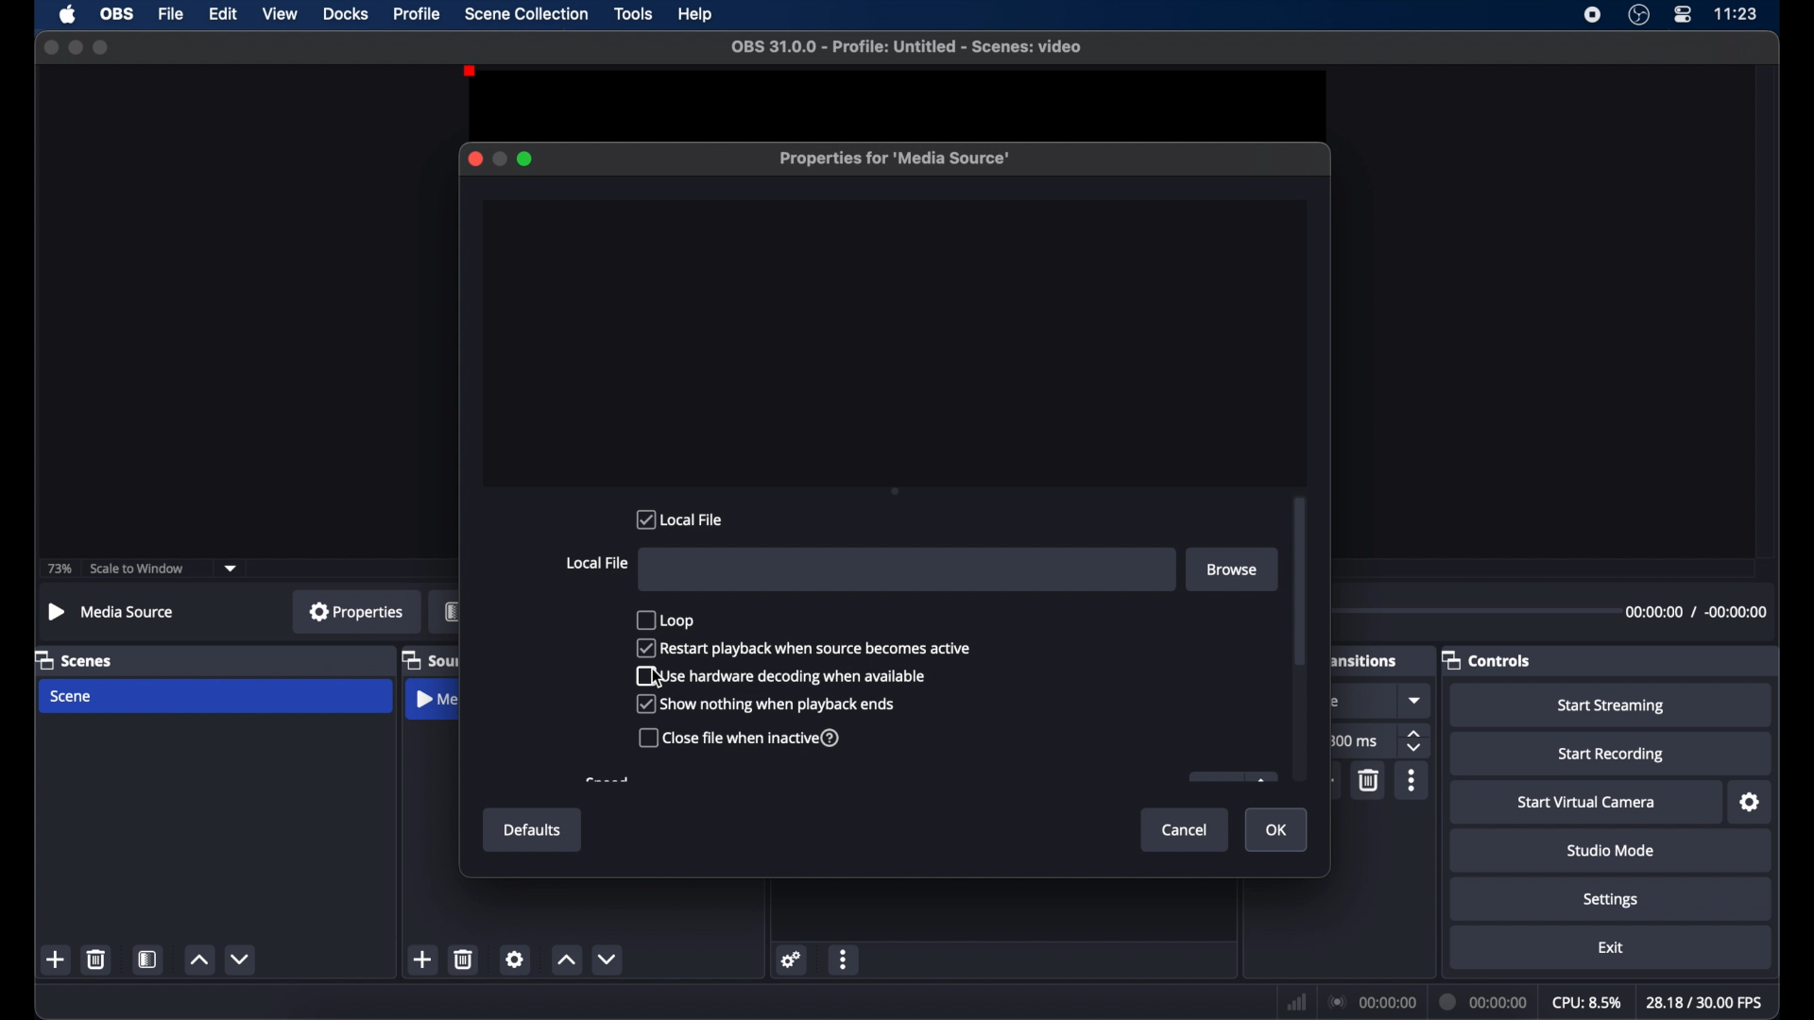 Image resolution: width=1814 pixels, height=1020 pixels. Describe the element at coordinates (1737, 12) in the screenshot. I see `time` at that location.